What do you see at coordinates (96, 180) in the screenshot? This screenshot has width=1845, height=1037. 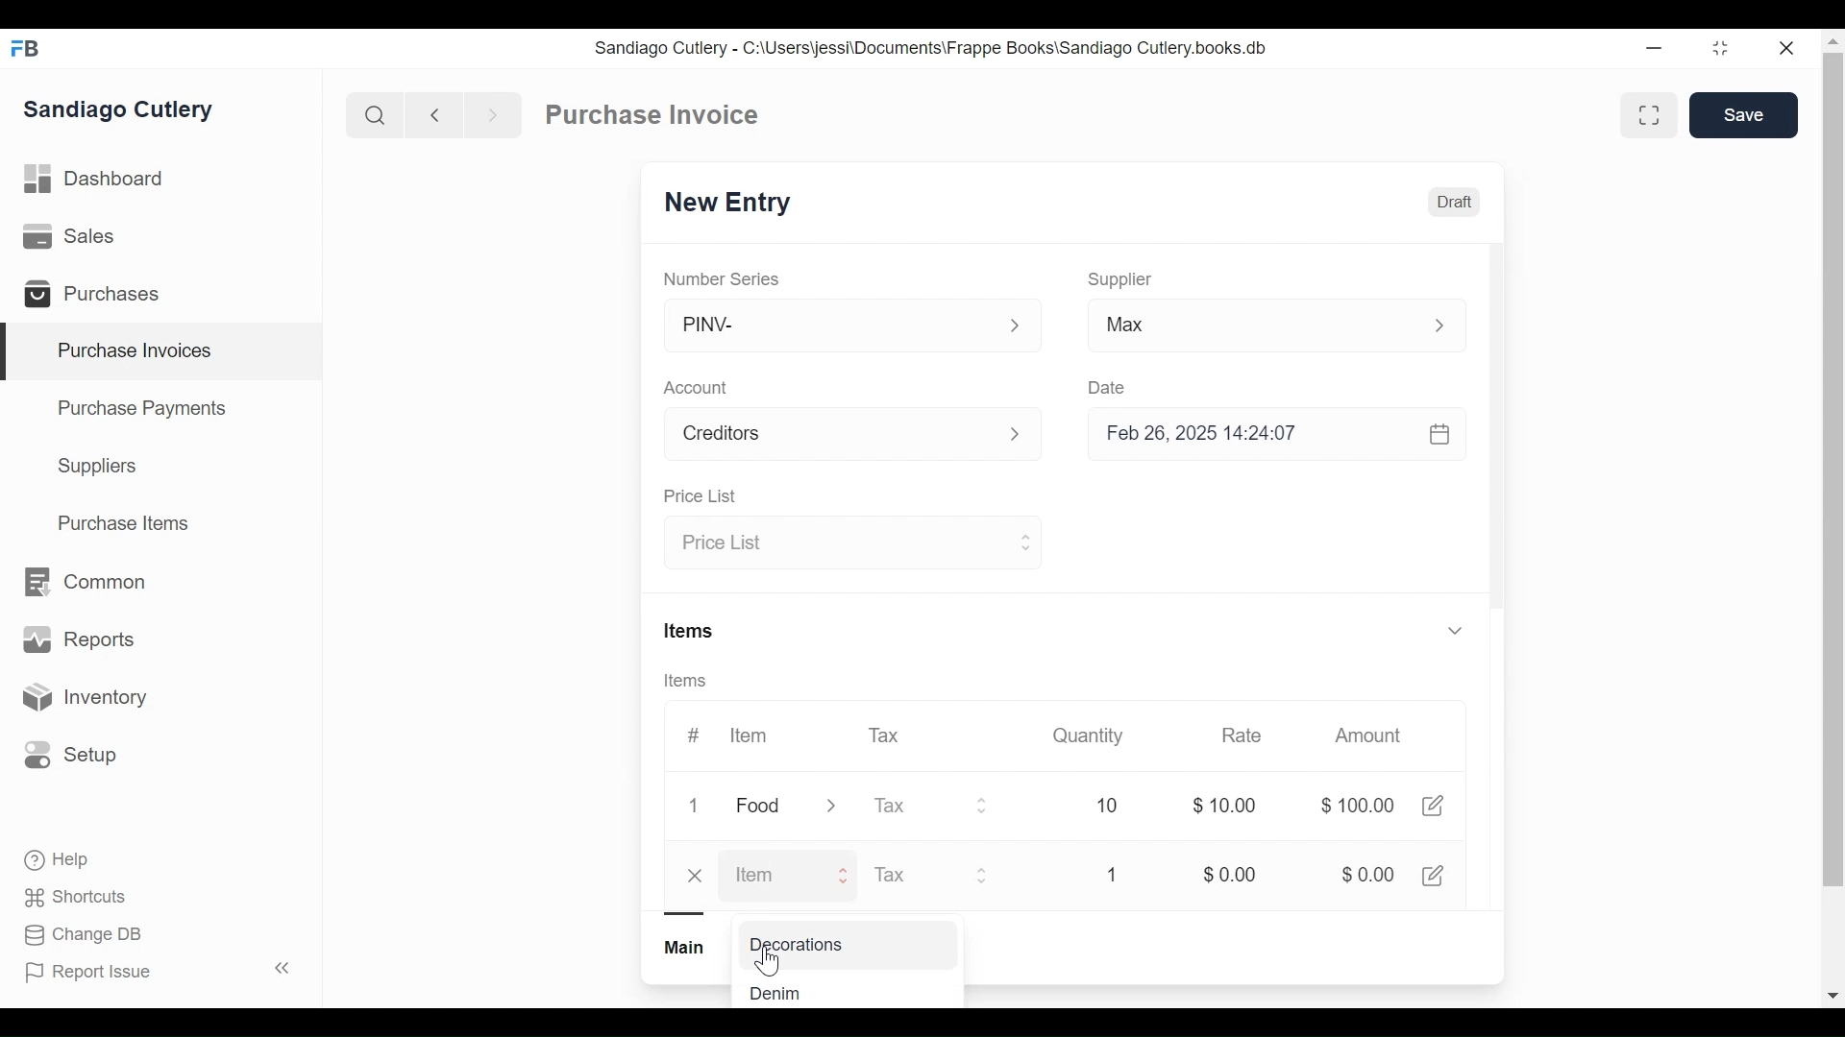 I see `Dashboard` at bounding box center [96, 180].